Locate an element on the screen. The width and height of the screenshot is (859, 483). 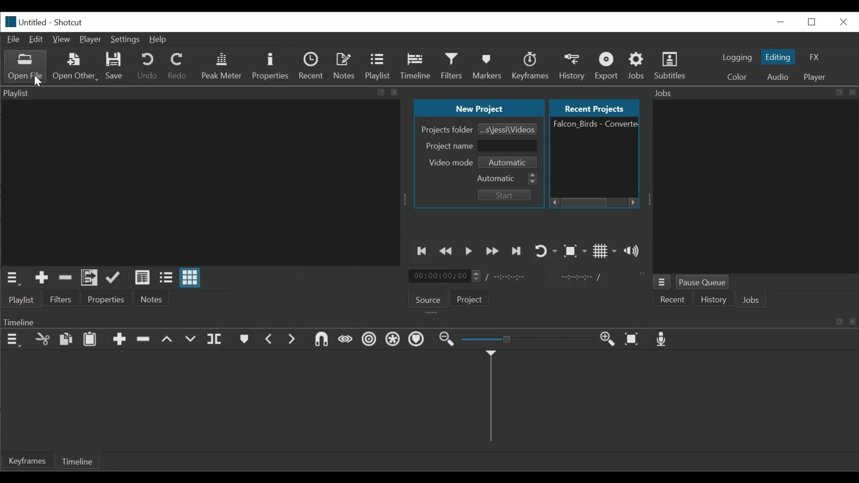
FX is located at coordinates (812, 58).